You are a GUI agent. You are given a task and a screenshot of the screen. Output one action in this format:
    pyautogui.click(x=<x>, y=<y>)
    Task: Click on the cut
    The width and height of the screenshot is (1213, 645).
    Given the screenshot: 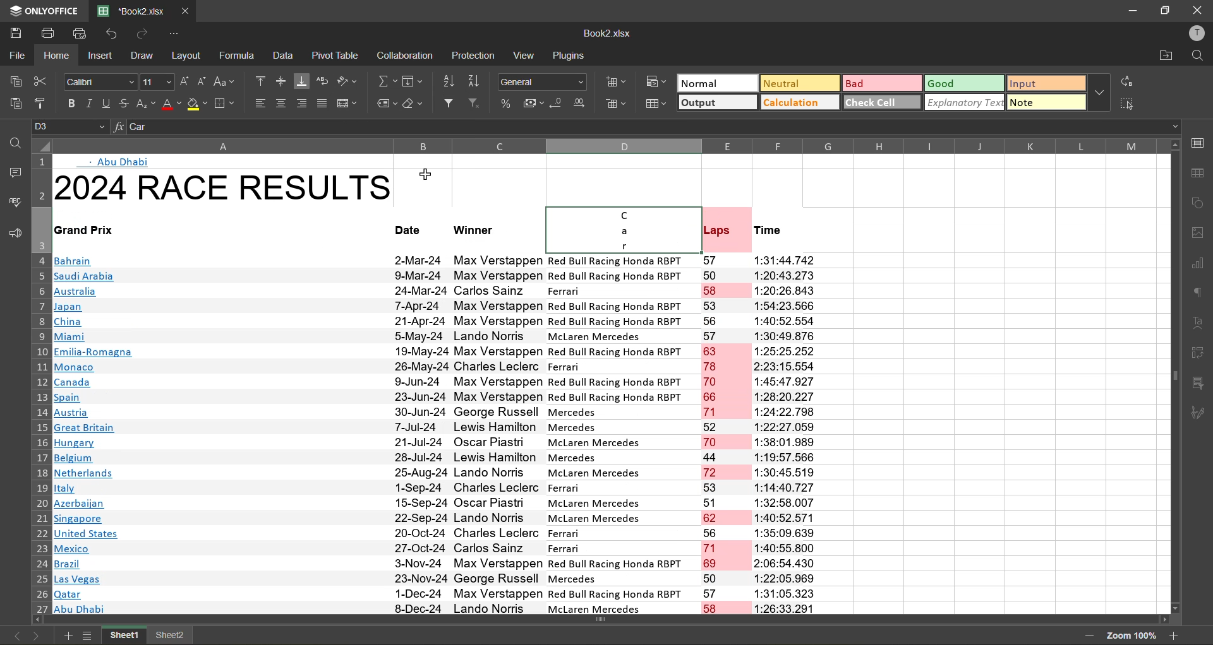 What is the action you would take?
    pyautogui.click(x=42, y=83)
    